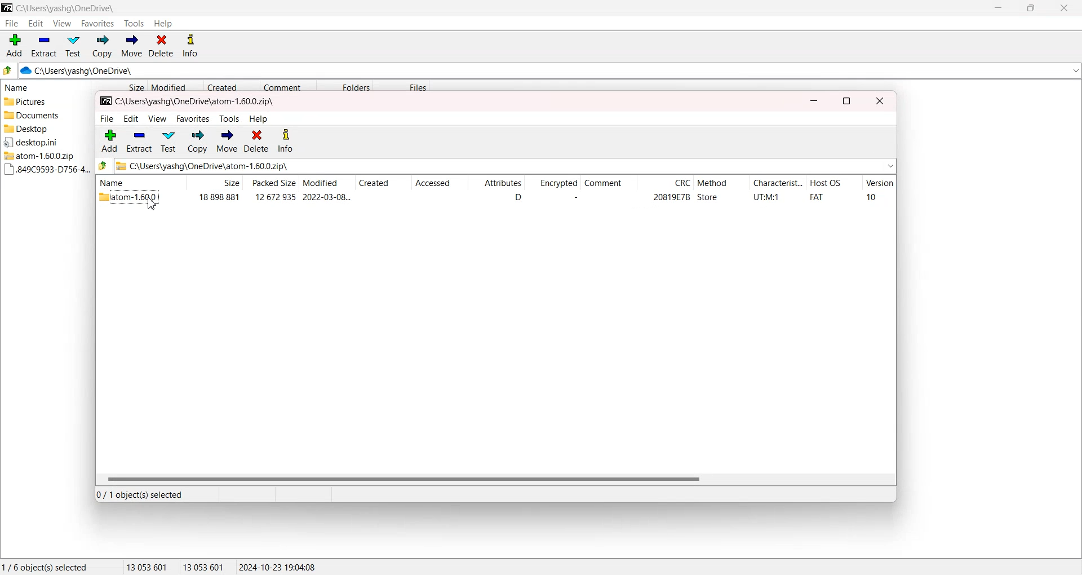 This screenshot has width=1082, height=575. I want to click on copy, so click(198, 141).